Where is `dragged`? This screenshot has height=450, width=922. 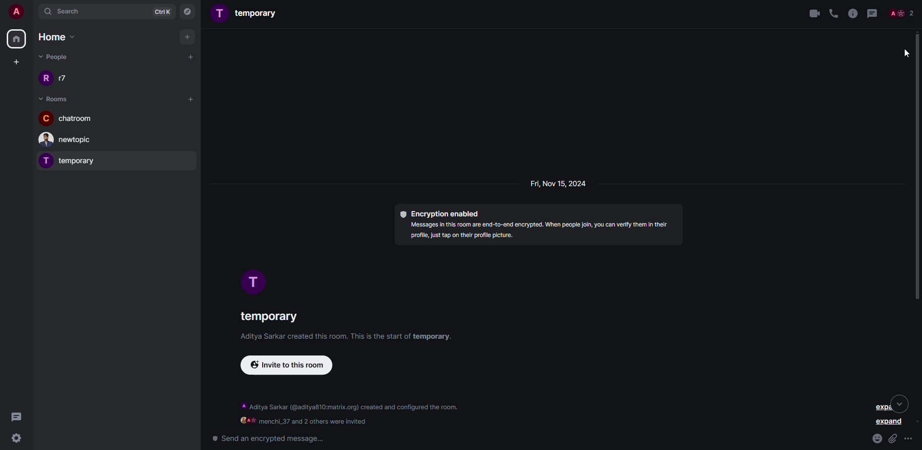
dragged is located at coordinates (918, 167).